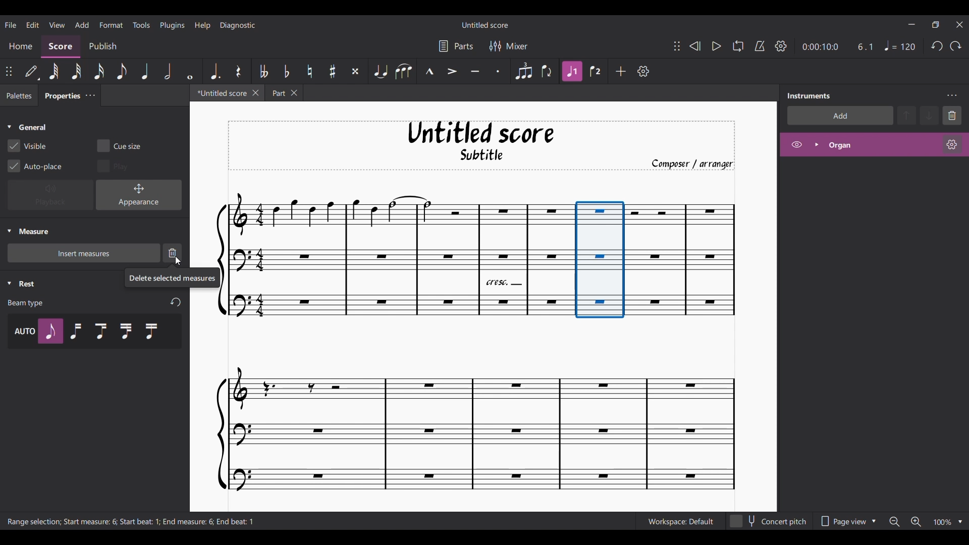 Image resolution: width=969 pixels, height=545 pixels. What do you see at coordinates (21, 284) in the screenshot?
I see `Collapse Rest` at bounding box center [21, 284].